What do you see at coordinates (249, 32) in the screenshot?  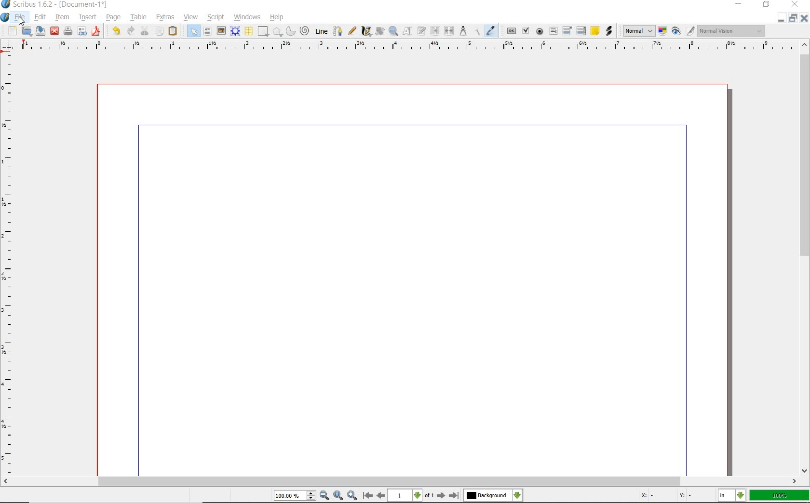 I see `table` at bounding box center [249, 32].